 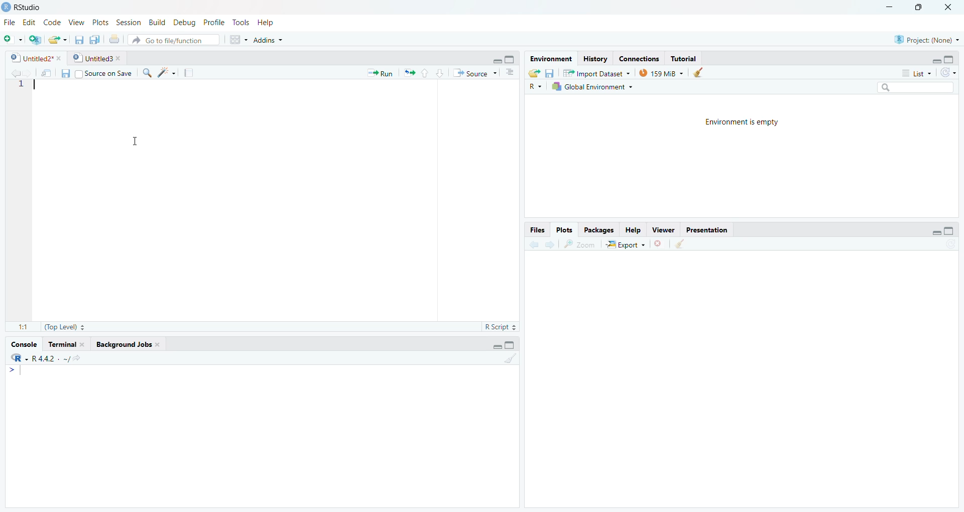 What do you see at coordinates (496, 61) in the screenshot?
I see `Minimize` at bounding box center [496, 61].